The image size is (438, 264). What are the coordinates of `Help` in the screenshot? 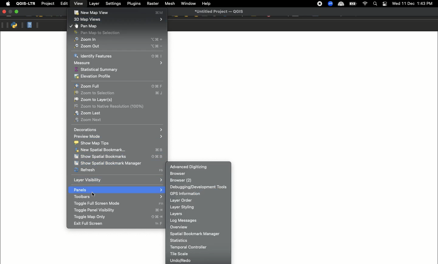 It's located at (29, 25).